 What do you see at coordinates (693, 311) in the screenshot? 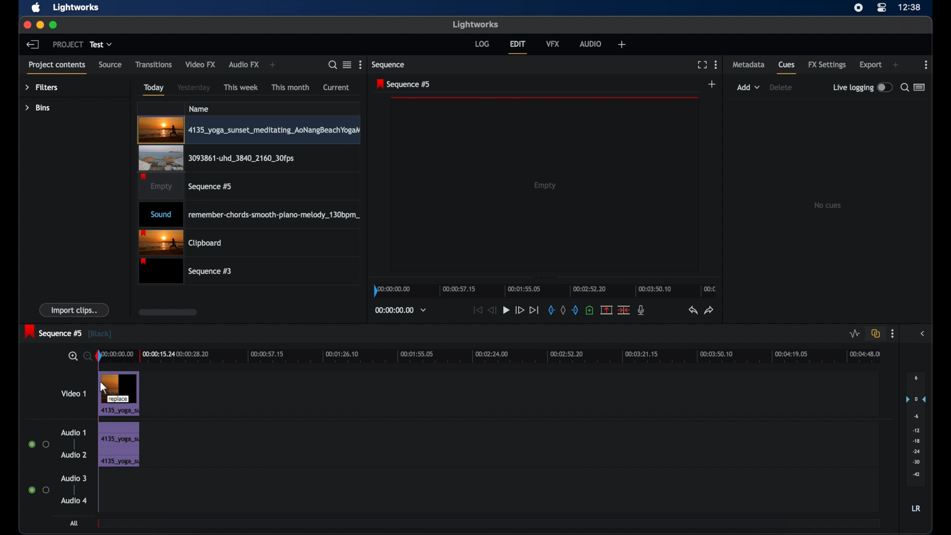
I see `undo` at bounding box center [693, 311].